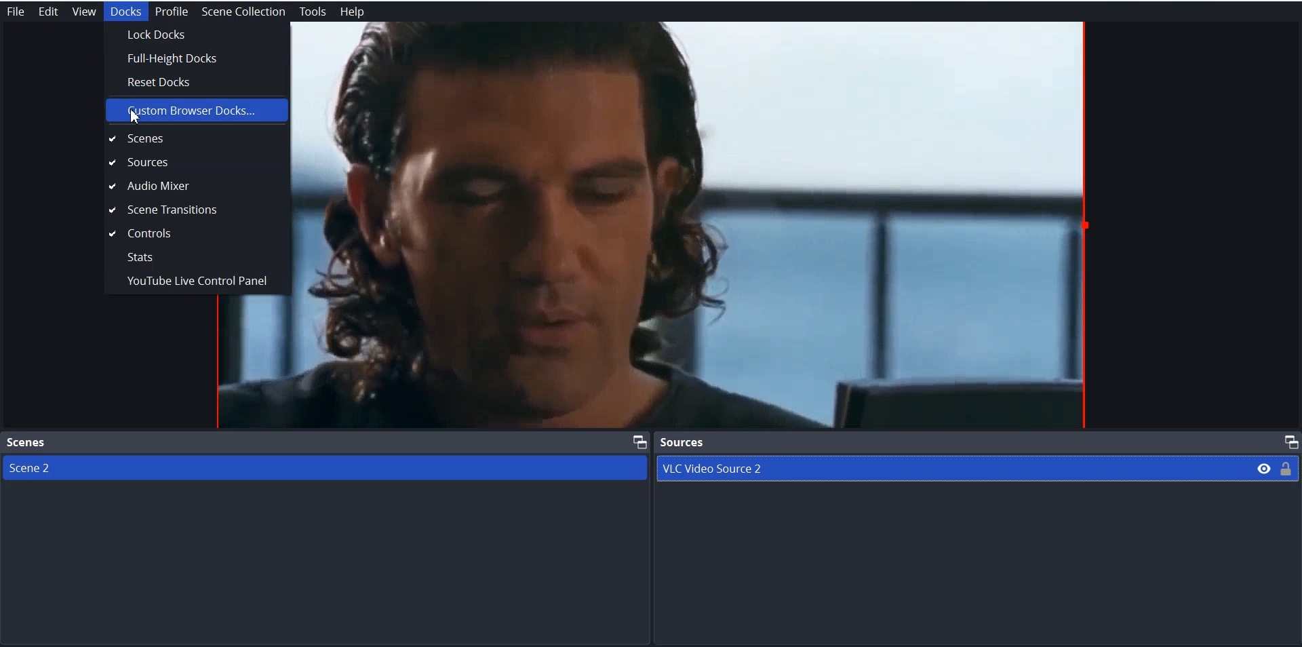  Describe the element at coordinates (730, 469) in the screenshot. I see `VLC Video Source 2` at that location.